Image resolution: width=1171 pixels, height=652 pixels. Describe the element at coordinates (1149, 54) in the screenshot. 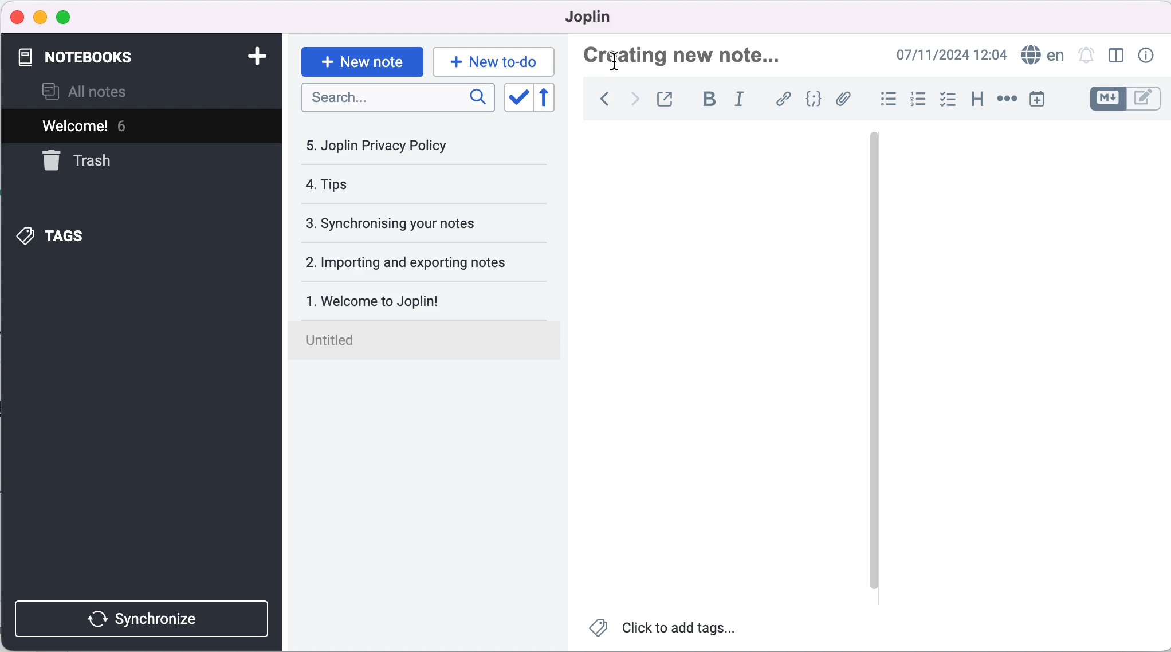

I see `note properties` at that location.